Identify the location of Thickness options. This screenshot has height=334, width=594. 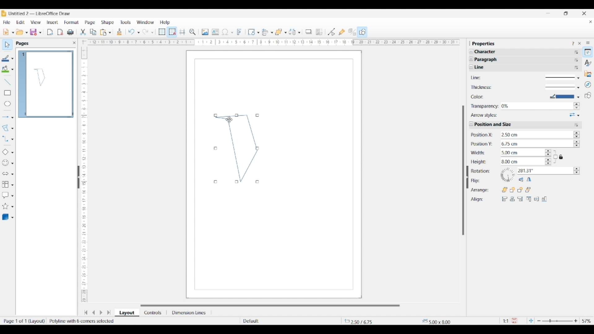
(562, 88).